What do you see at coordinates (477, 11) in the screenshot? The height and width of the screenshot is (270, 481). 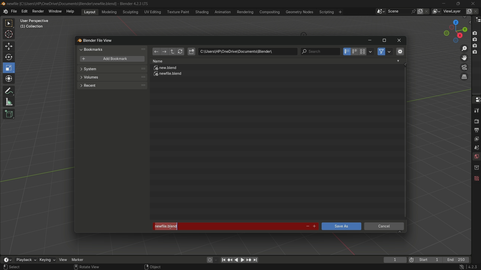 I see `remove view layer` at bounding box center [477, 11].